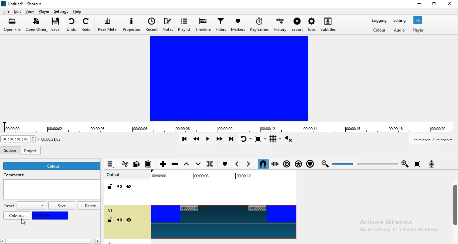 This screenshot has width=458, height=244. Describe the element at coordinates (124, 165) in the screenshot. I see `Cut` at that location.